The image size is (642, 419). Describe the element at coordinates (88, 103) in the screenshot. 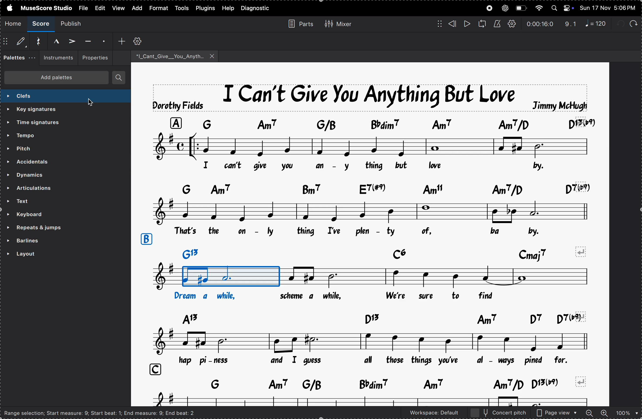

I see `cursor` at that location.